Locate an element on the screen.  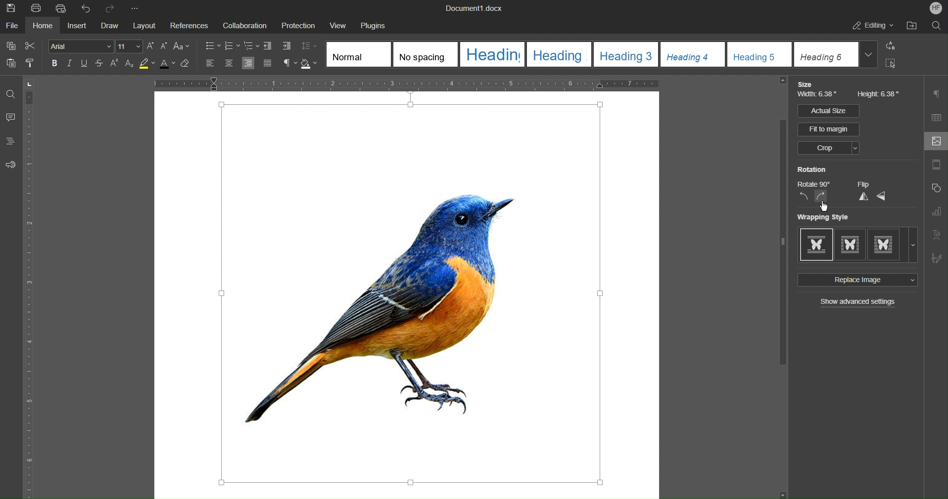
Insert is located at coordinates (78, 24).